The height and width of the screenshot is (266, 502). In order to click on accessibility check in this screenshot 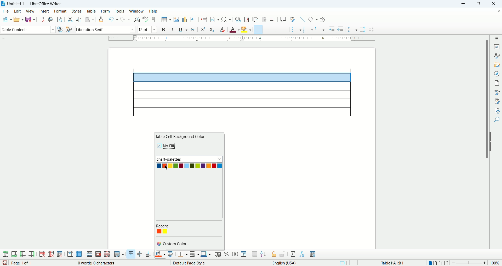, I will do `click(497, 110)`.